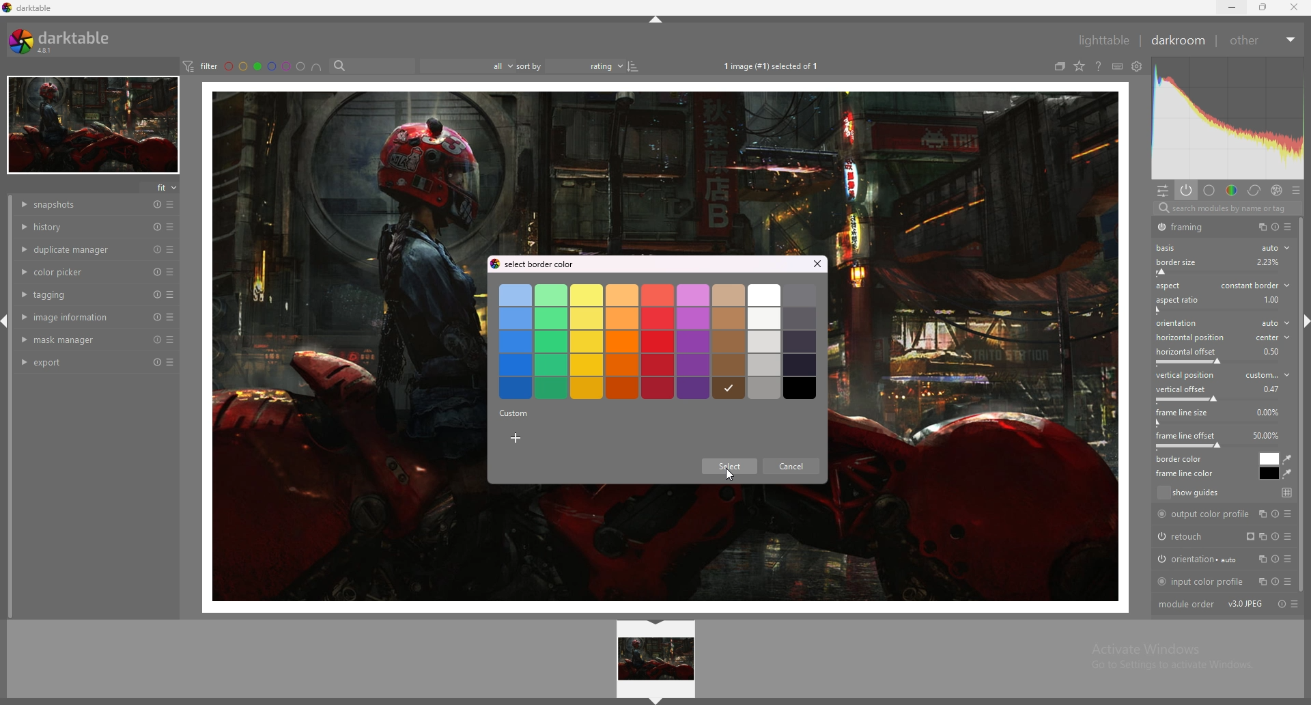 The image size is (1311, 705). I want to click on reset, so click(157, 294).